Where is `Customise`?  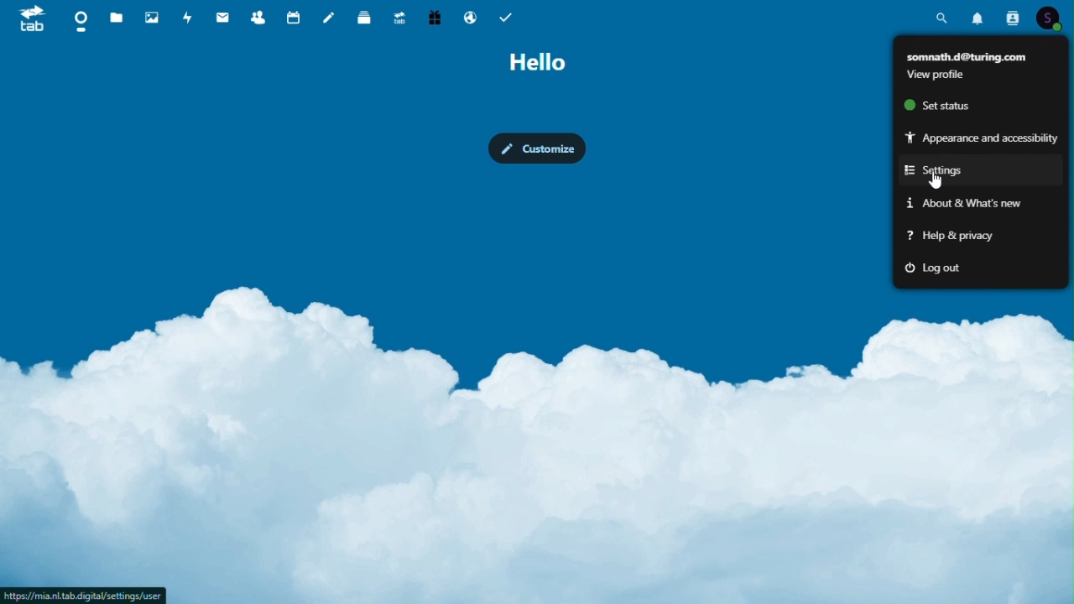
Customise is located at coordinates (537, 150).